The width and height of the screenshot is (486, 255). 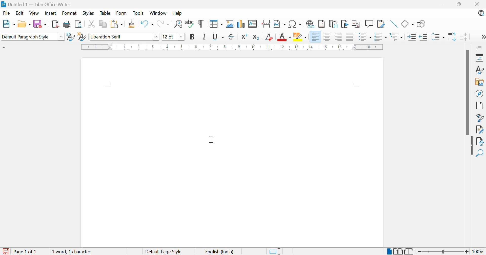 I want to click on Strikethrough, so click(x=232, y=37).